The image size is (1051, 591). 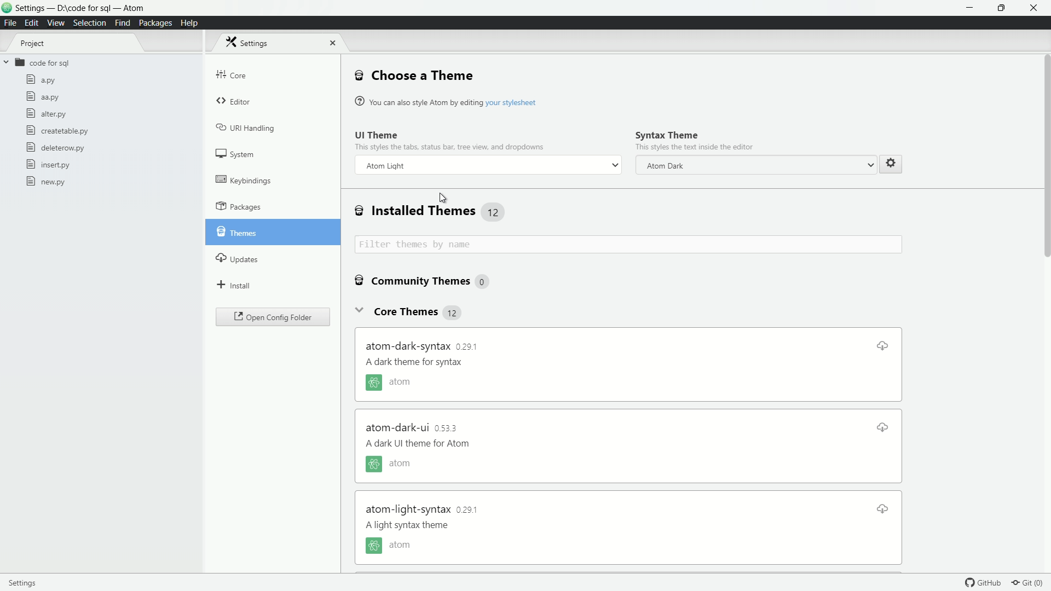 I want to click on atom dark syntax, so click(x=426, y=345).